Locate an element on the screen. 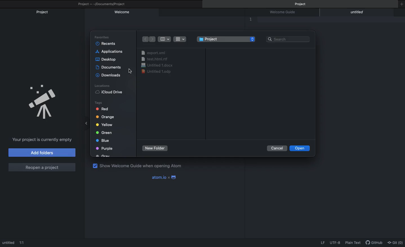 This screenshot has height=247, width=405. Table view is located at coordinates (164, 39).